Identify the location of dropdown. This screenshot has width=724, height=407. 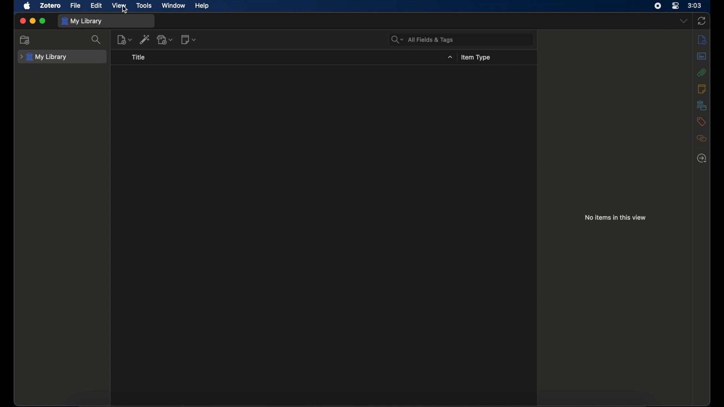
(683, 21).